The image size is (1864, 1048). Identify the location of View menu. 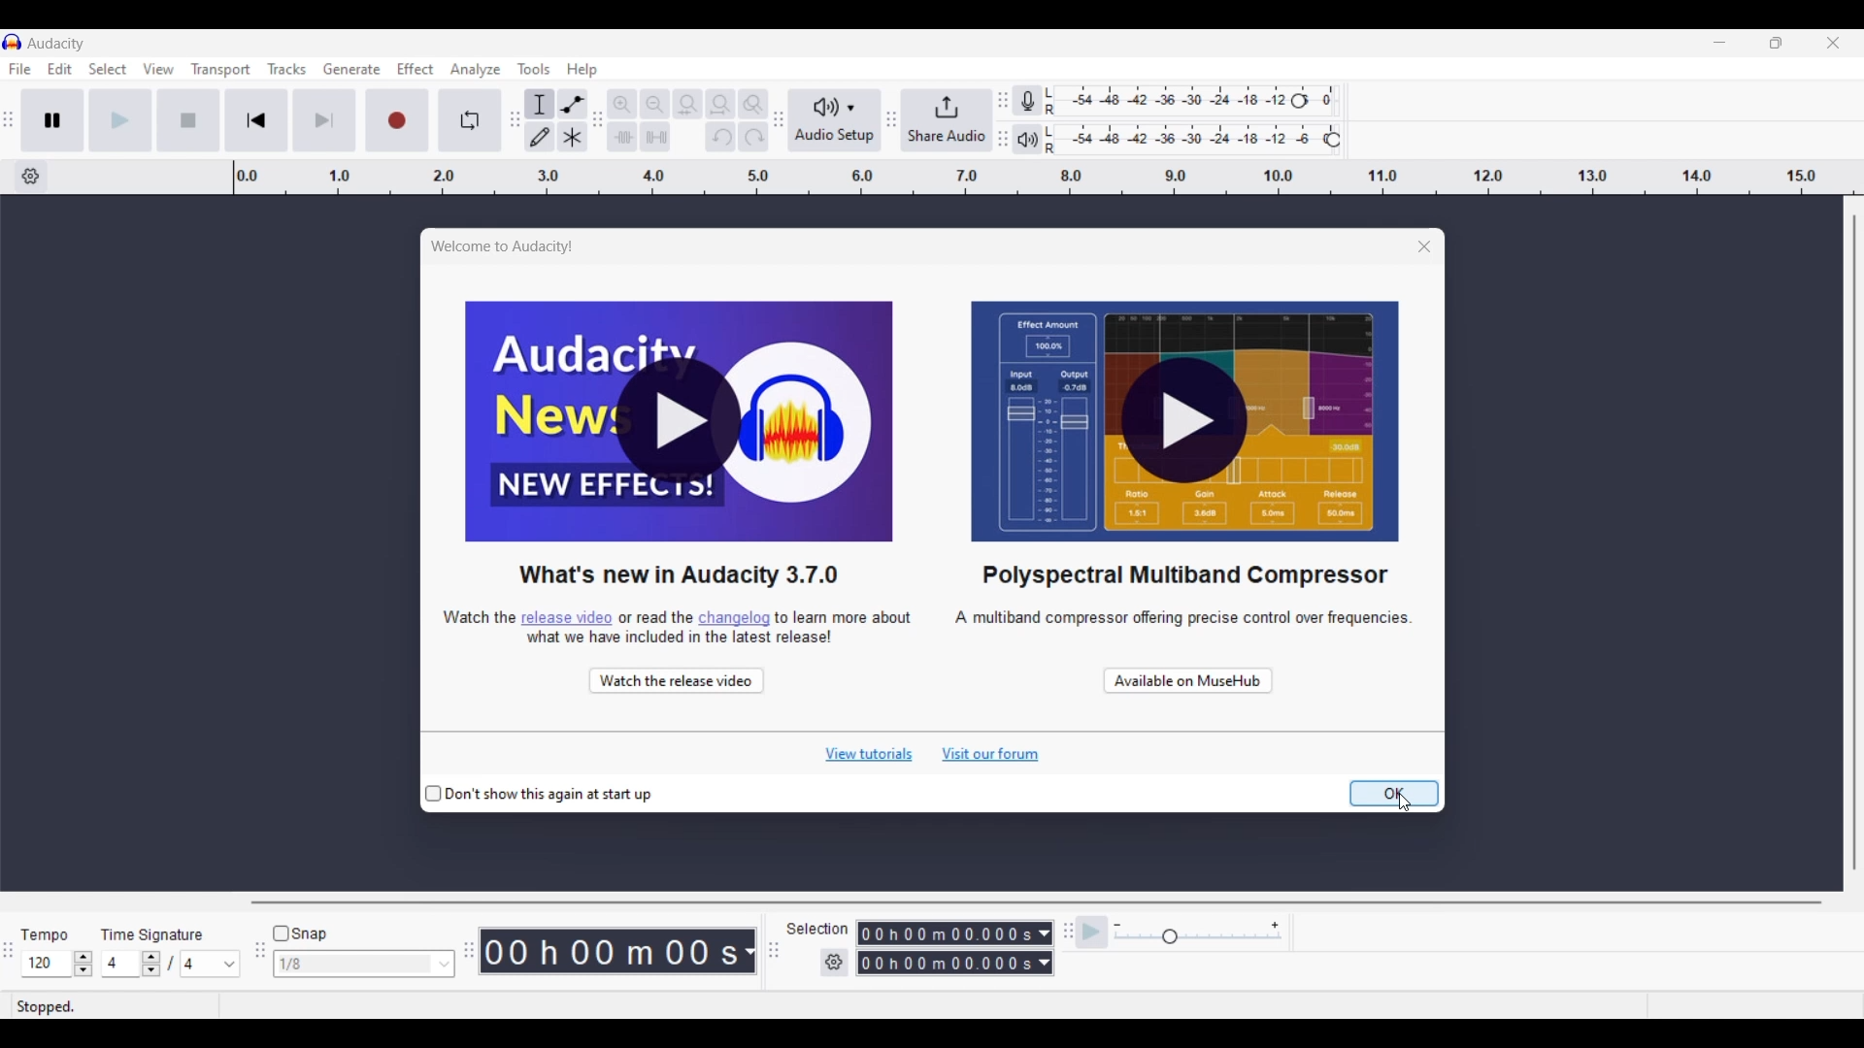
(159, 69).